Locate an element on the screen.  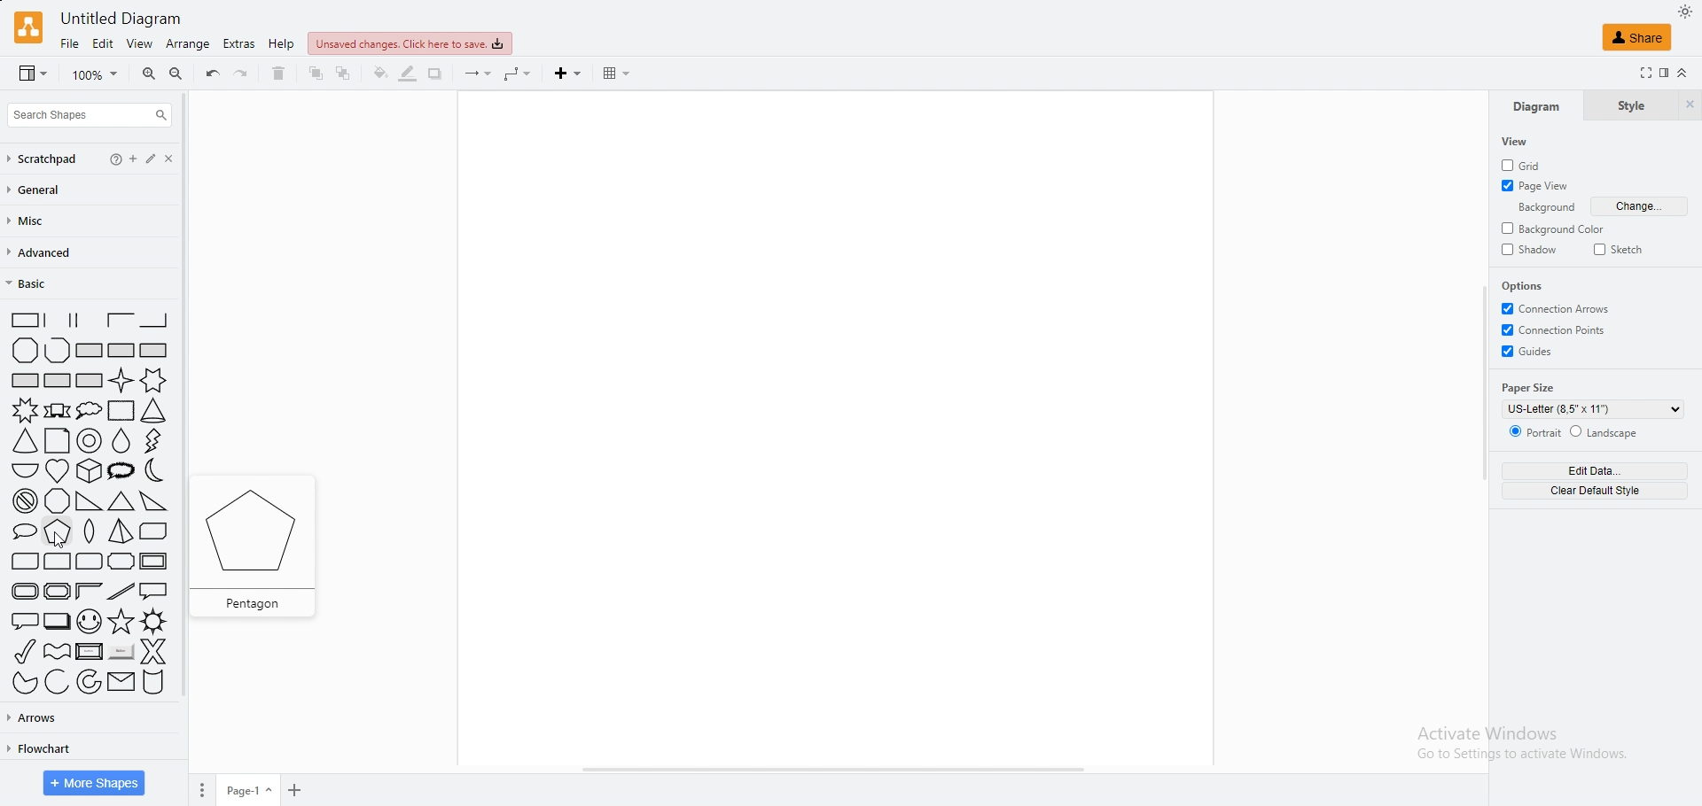
rectangle with vertical fill is located at coordinates (154, 351).